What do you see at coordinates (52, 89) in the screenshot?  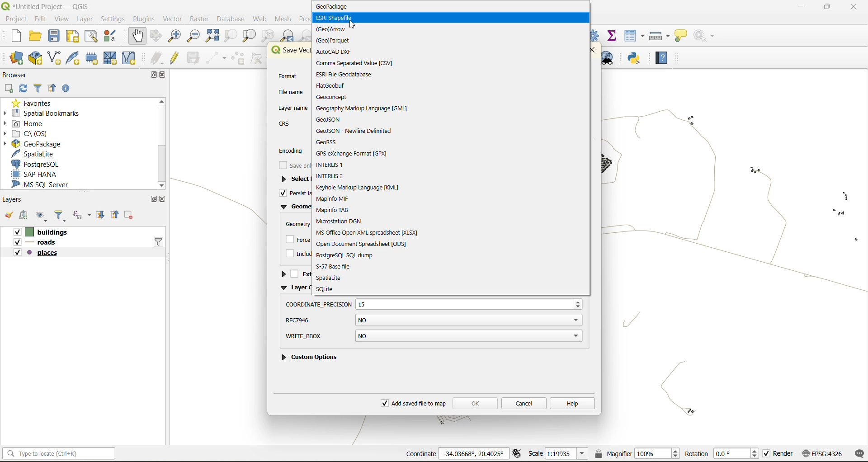 I see `collapse all` at bounding box center [52, 89].